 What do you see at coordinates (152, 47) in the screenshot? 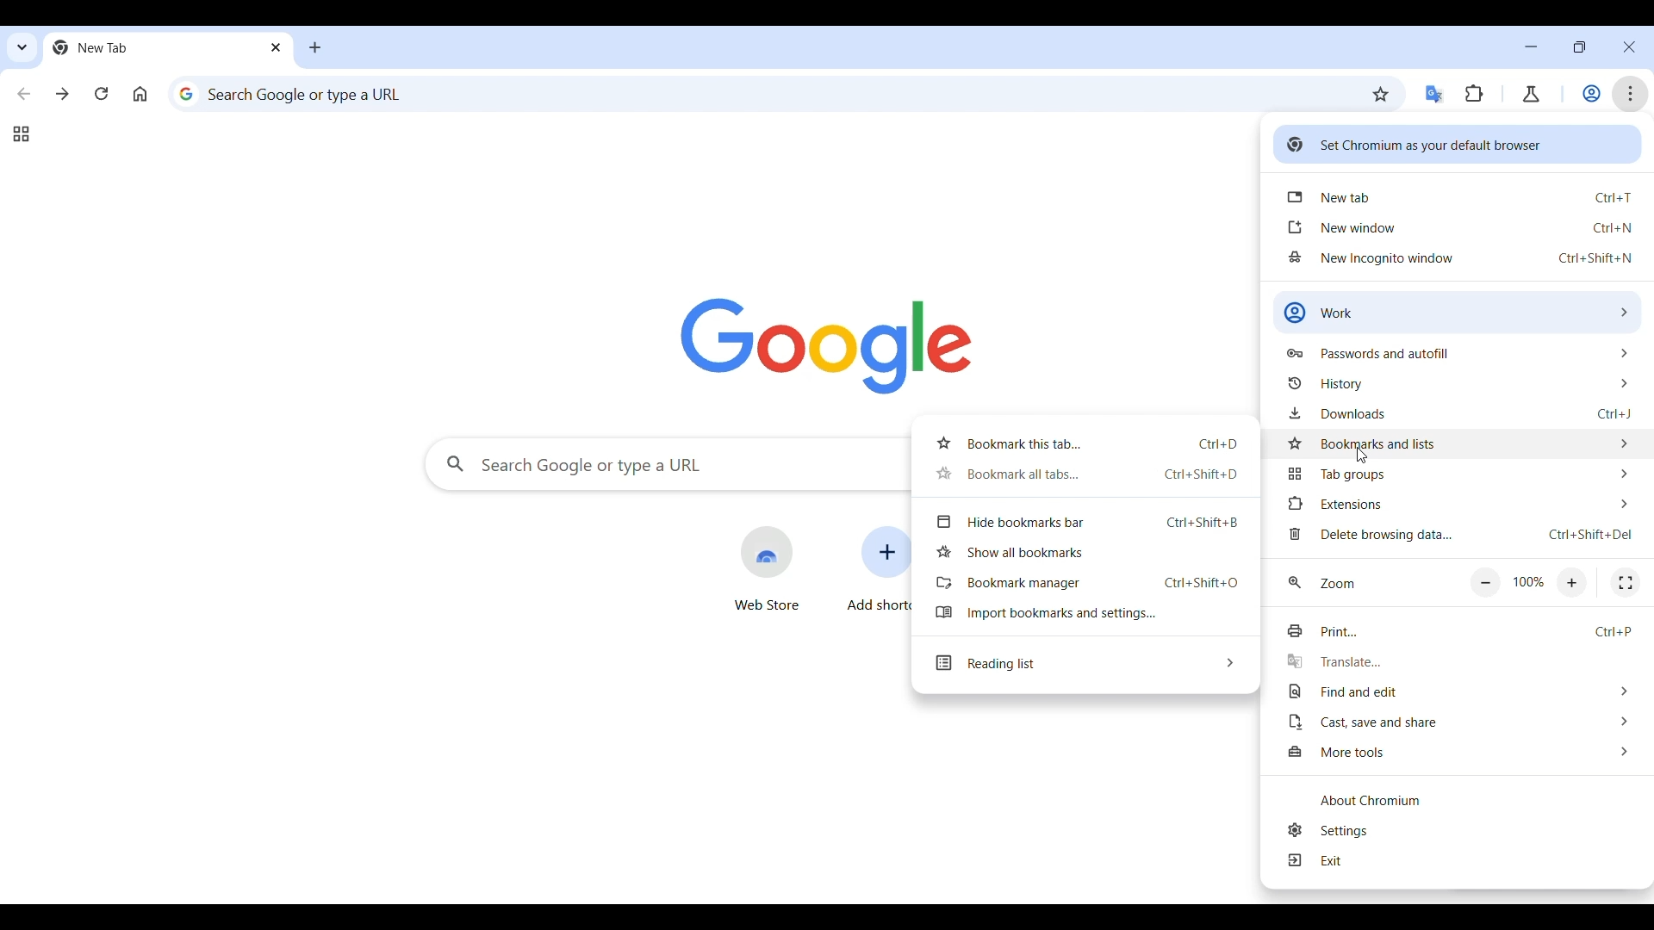
I see `Current tab` at bounding box center [152, 47].